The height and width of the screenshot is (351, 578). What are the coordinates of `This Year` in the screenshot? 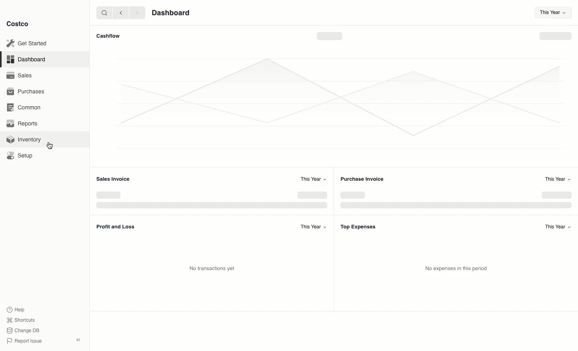 It's located at (554, 12).